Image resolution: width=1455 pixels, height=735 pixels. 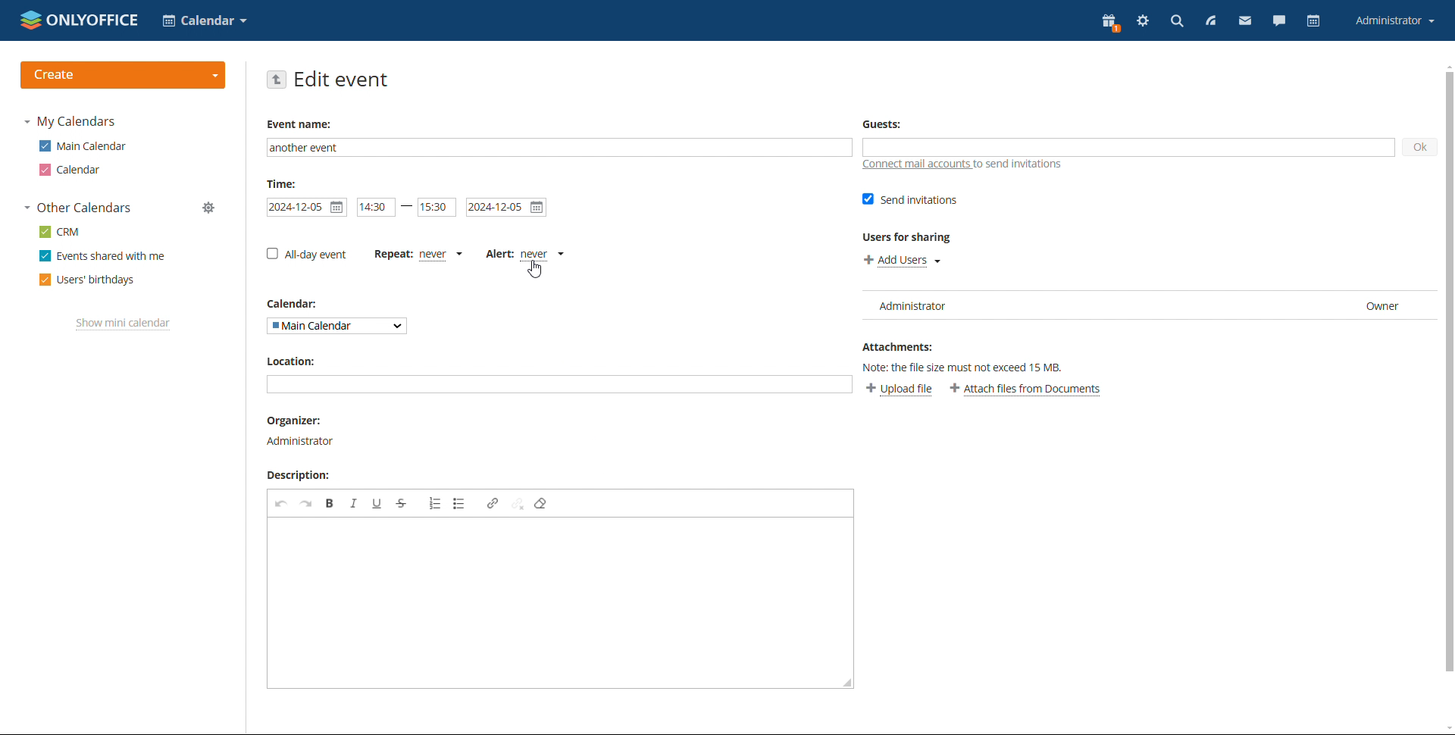 What do you see at coordinates (1446, 728) in the screenshot?
I see `scroll down` at bounding box center [1446, 728].